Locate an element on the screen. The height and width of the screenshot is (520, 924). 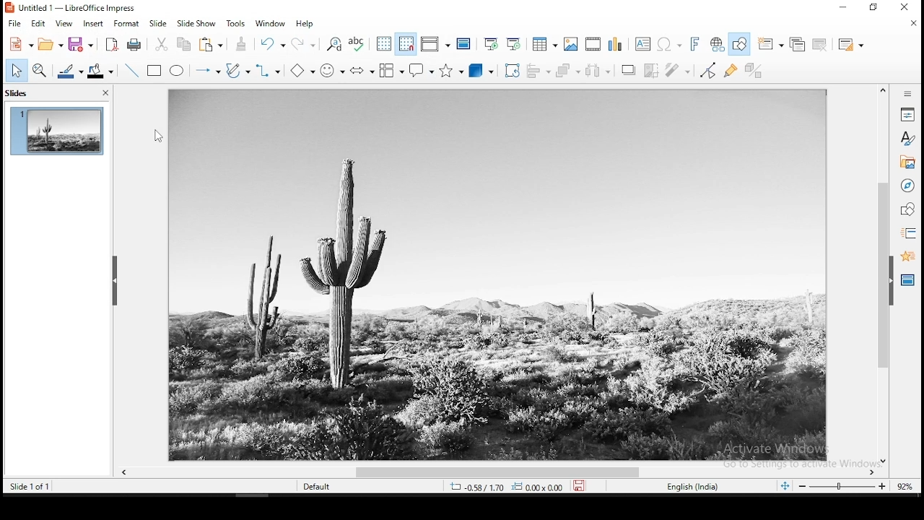
view is located at coordinates (66, 22).